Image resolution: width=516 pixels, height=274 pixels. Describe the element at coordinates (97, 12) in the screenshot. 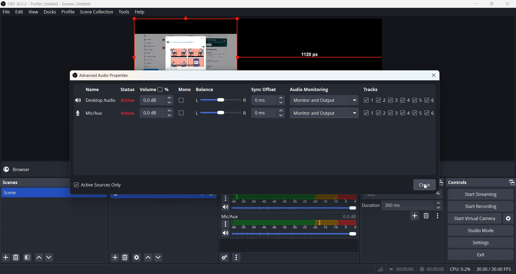

I see `Scene Collection` at that location.